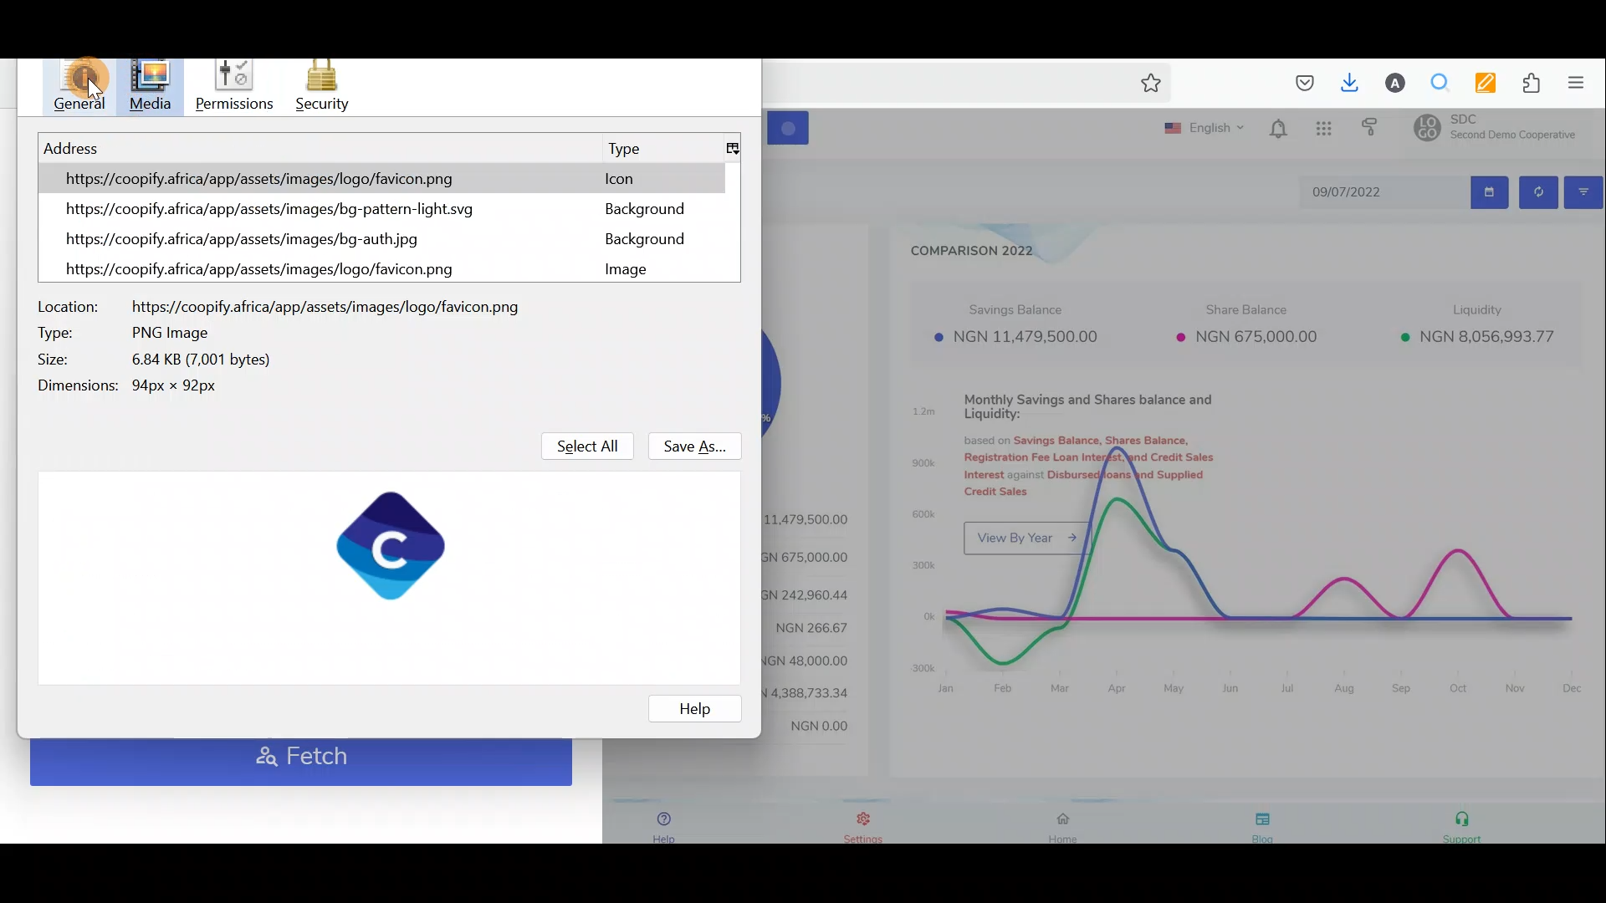 This screenshot has width=1606, height=903. What do you see at coordinates (125, 333) in the screenshot?
I see `Type` at bounding box center [125, 333].